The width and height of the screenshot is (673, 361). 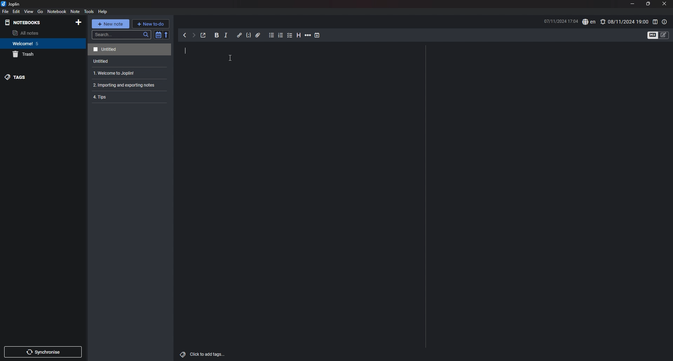 I want to click on cursor, so click(x=231, y=58).